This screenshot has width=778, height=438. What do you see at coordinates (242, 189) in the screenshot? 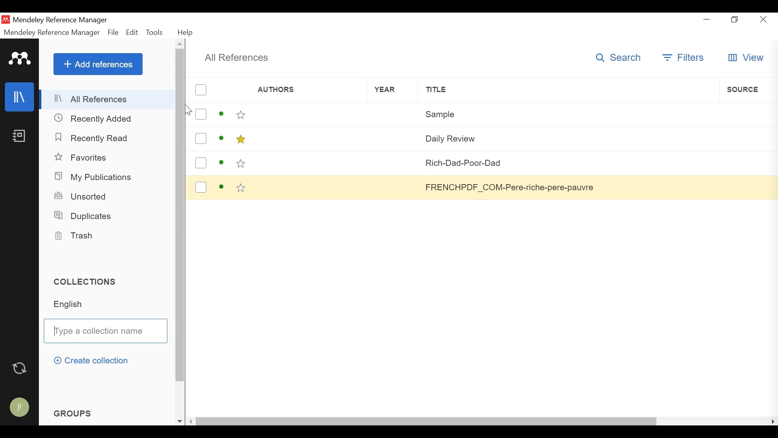
I see `Toggle favorites` at bounding box center [242, 189].